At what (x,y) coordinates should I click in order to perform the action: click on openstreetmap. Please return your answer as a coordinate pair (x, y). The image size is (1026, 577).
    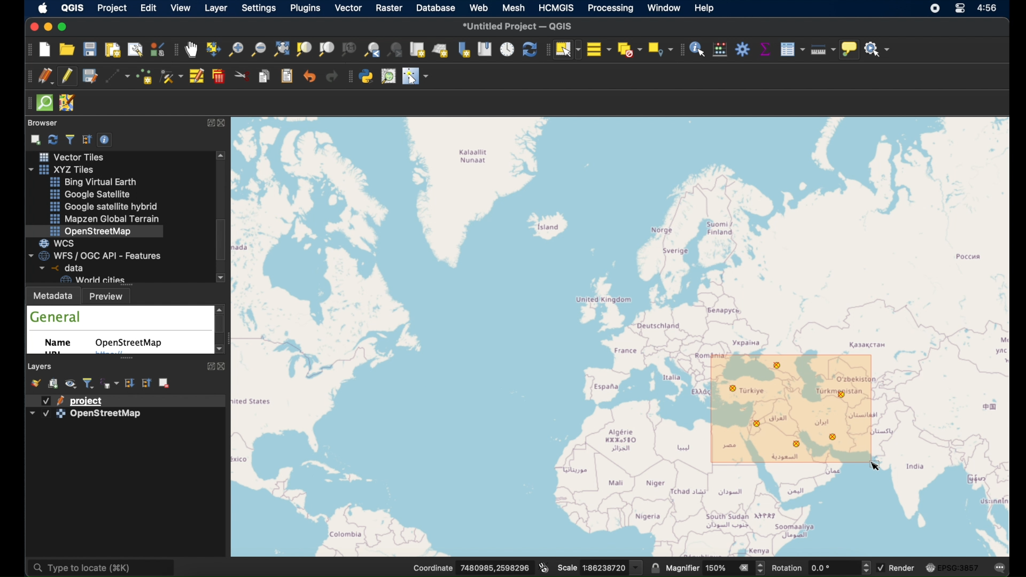
    Looking at the image, I should click on (91, 231).